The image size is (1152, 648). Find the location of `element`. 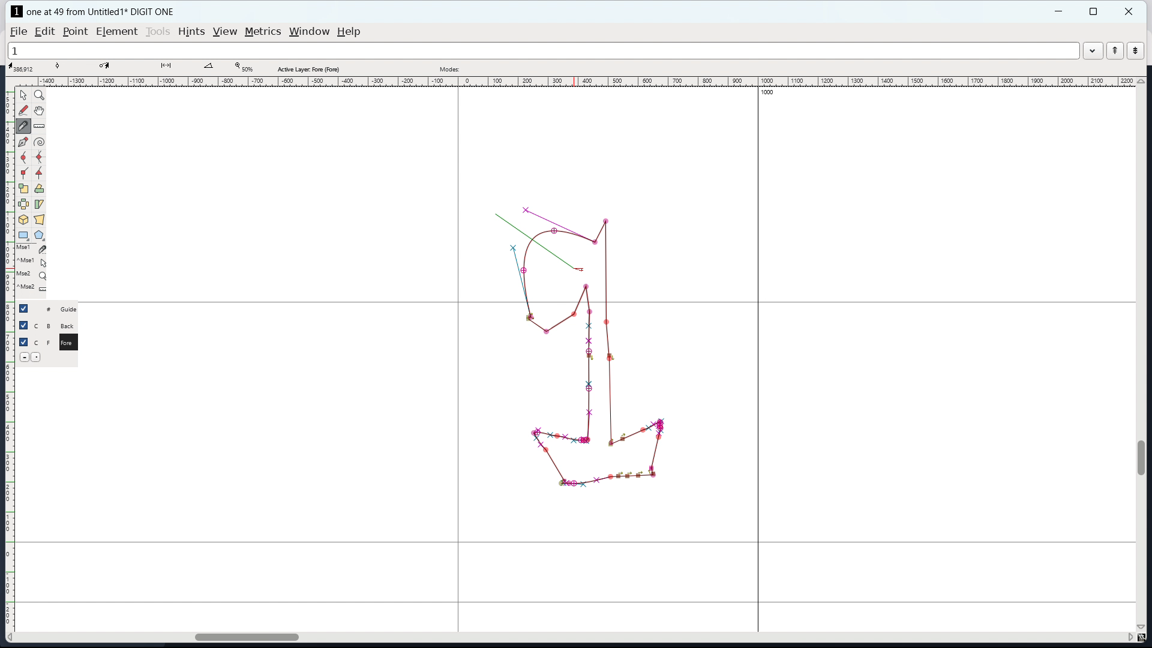

element is located at coordinates (116, 31).